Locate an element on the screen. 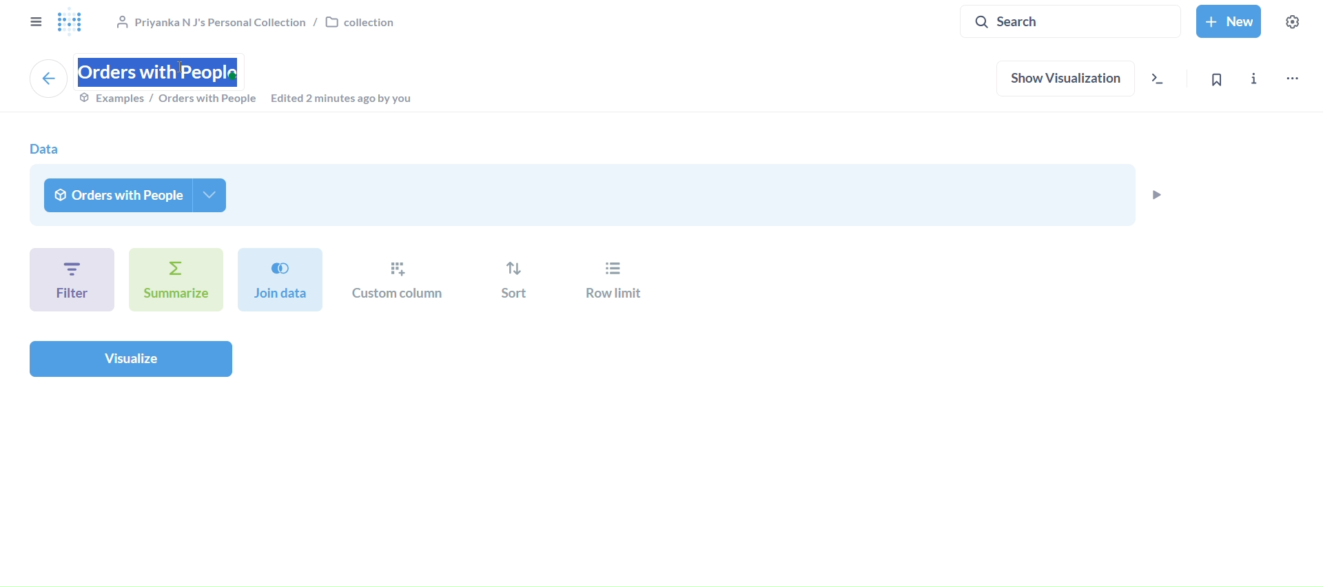  new is located at coordinates (1230, 22).